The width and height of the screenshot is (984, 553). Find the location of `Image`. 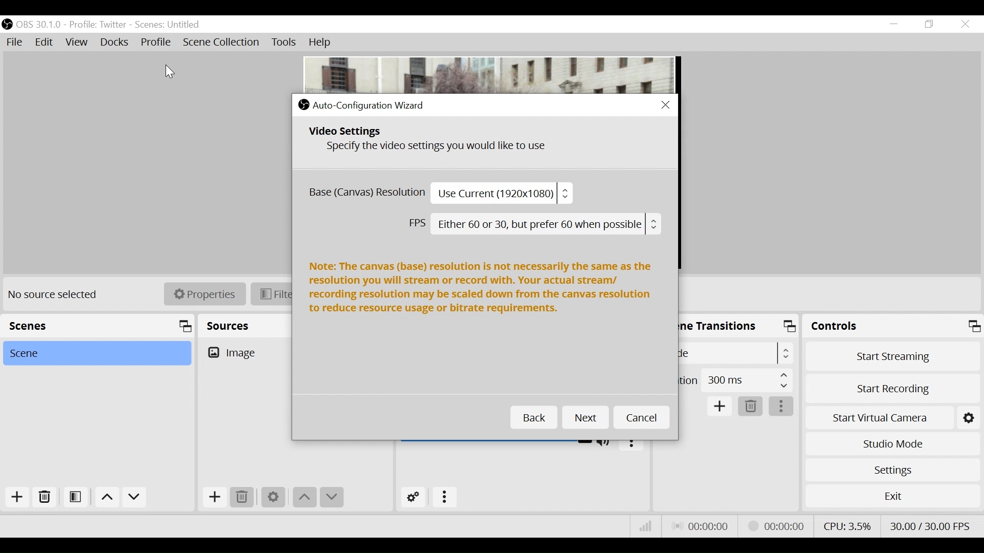

Image is located at coordinates (247, 352).